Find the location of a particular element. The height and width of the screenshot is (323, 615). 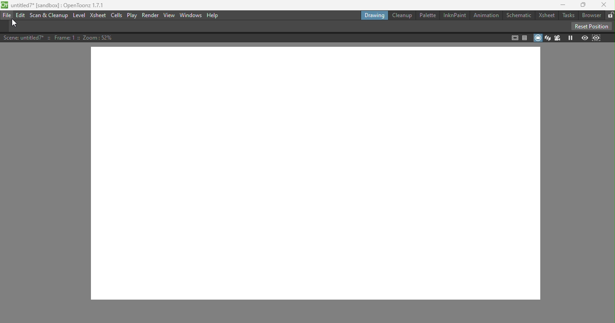

View is located at coordinates (168, 15).